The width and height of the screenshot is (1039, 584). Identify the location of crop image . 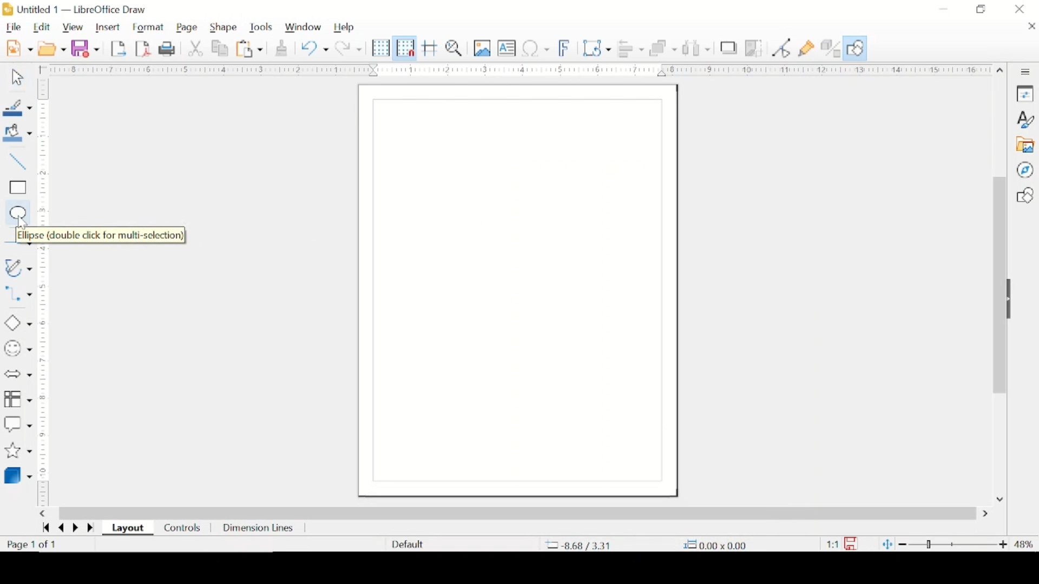
(753, 48).